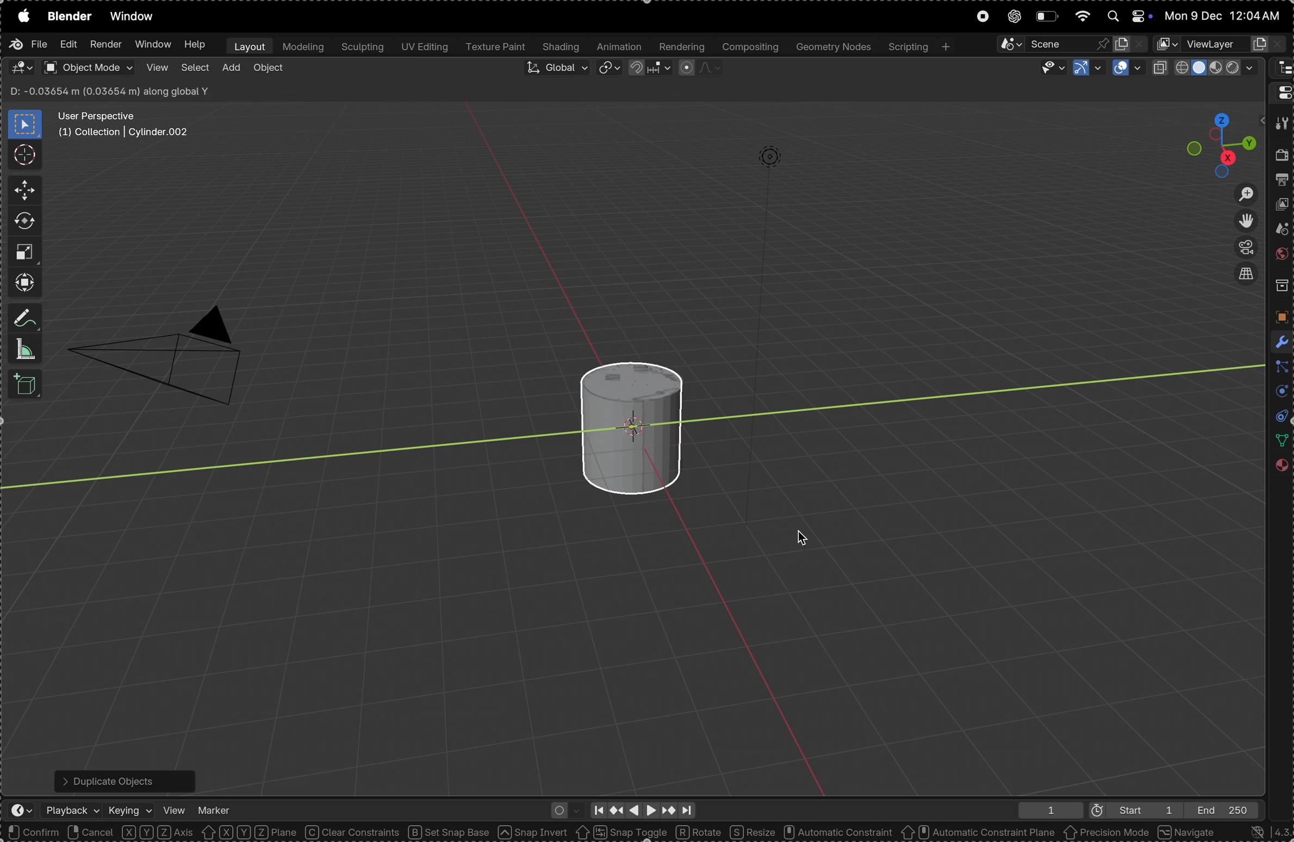  I want to click on transform pivoit point, so click(610, 69).